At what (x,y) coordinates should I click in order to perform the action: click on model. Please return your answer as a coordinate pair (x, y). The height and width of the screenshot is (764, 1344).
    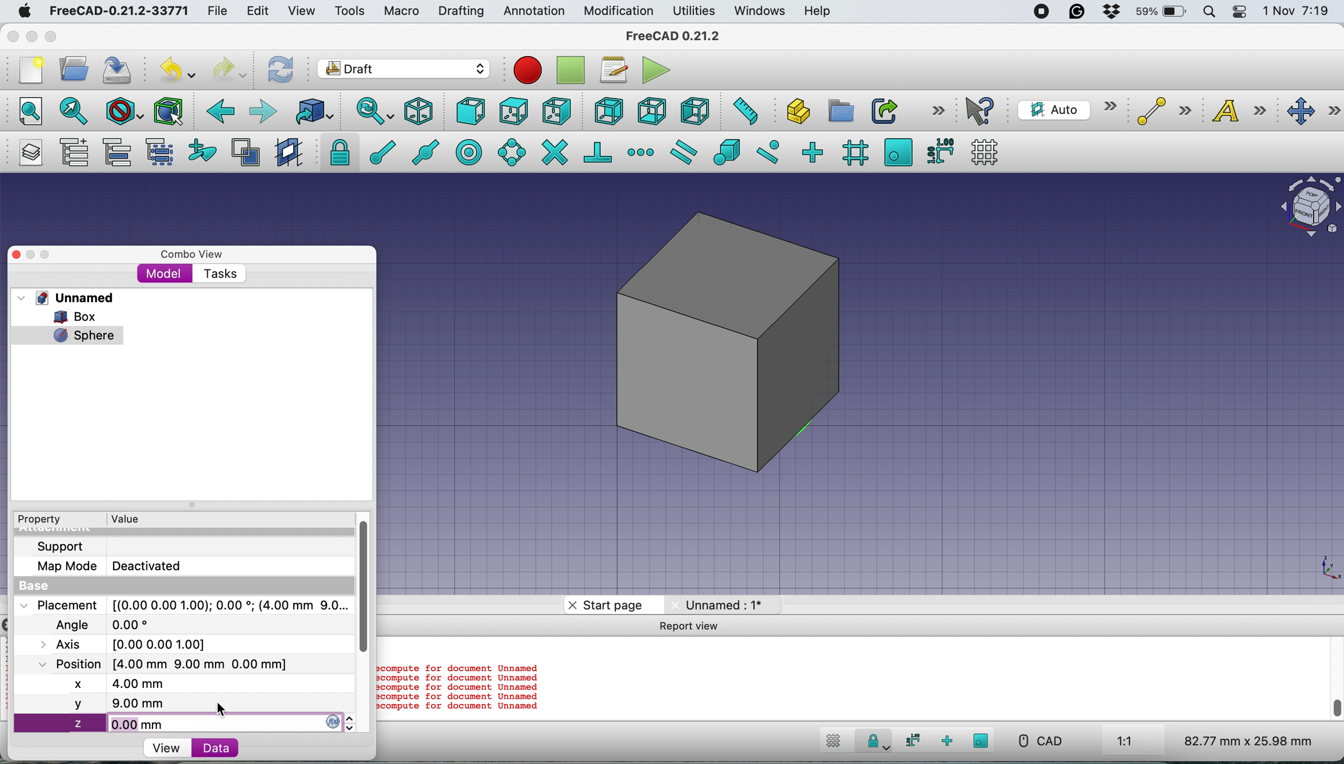
    Looking at the image, I should click on (165, 273).